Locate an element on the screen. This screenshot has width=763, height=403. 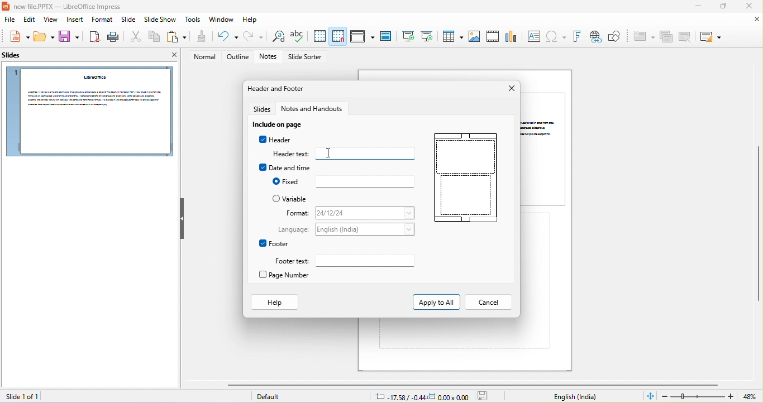
notes and handouts is located at coordinates (317, 109).